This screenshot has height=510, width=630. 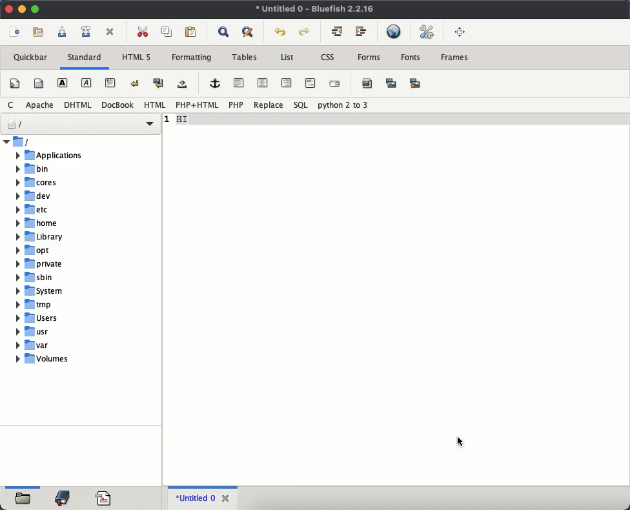 What do you see at coordinates (68, 361) in the screenshot?
I see `volumes` at bounding box center [68, 361].